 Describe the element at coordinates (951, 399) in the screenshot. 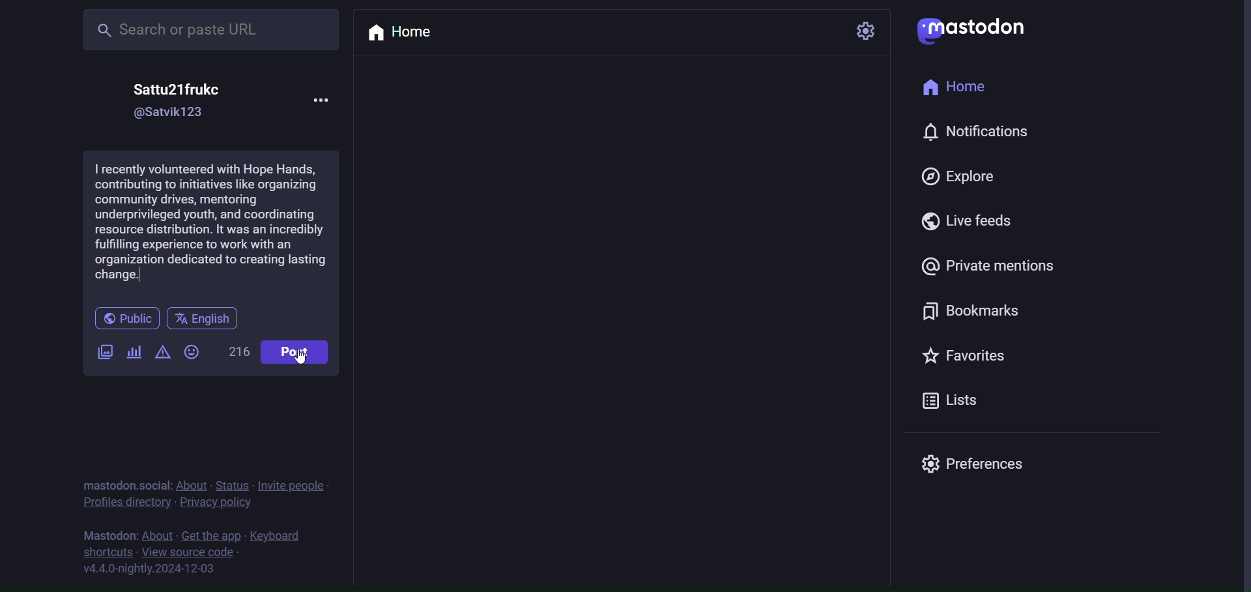

I see `lists` at that location.